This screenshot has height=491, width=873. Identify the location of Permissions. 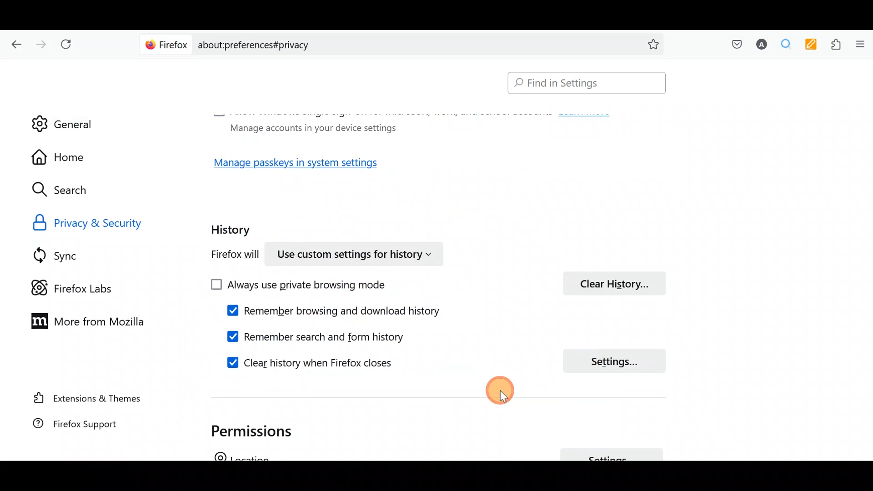
(261, 431).